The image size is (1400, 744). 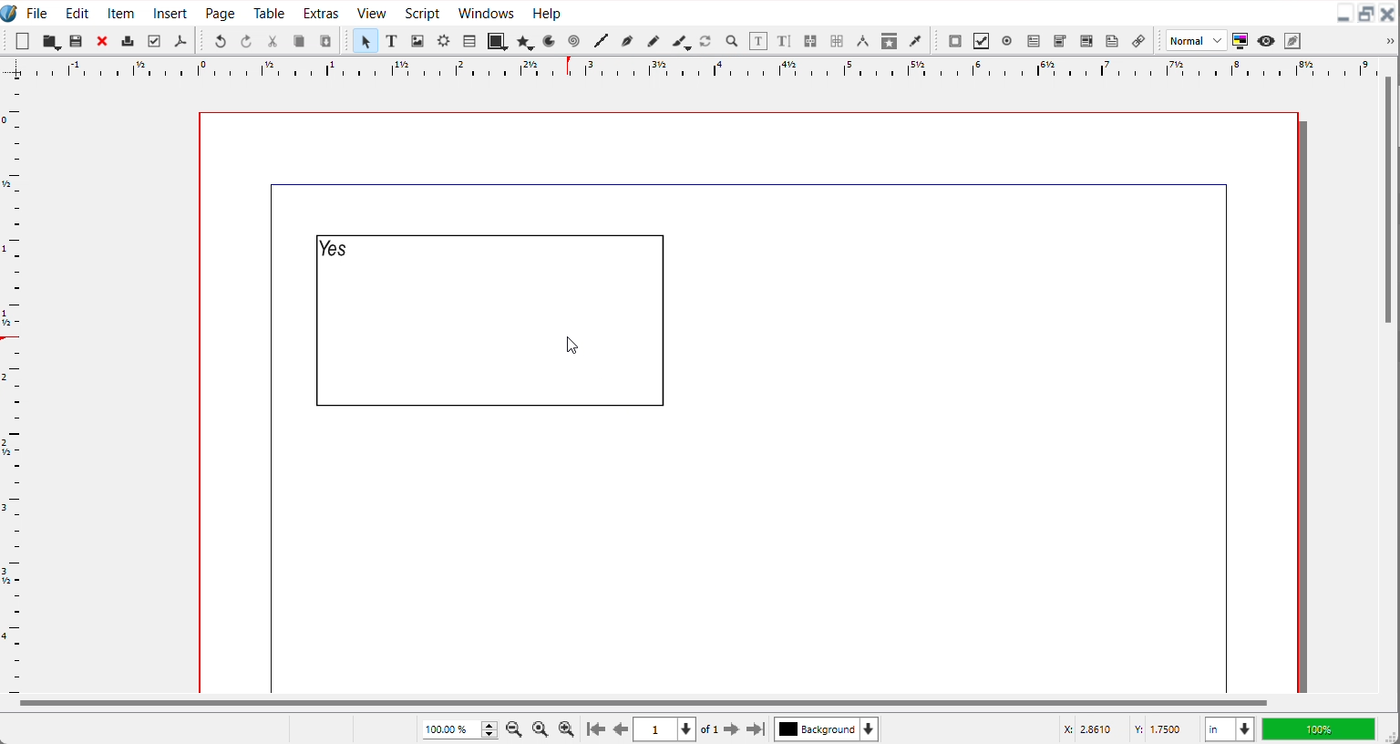 I want to click on X,Y Co-ordinate, so click(x=1126, y=728).